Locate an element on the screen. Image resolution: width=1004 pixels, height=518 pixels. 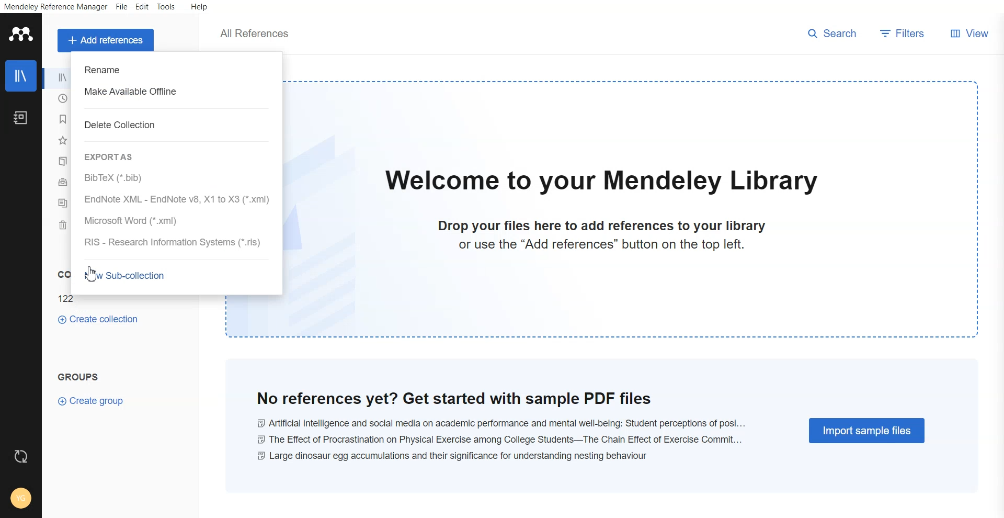
Mendeley reference manager is located at coordinates (57, 7).